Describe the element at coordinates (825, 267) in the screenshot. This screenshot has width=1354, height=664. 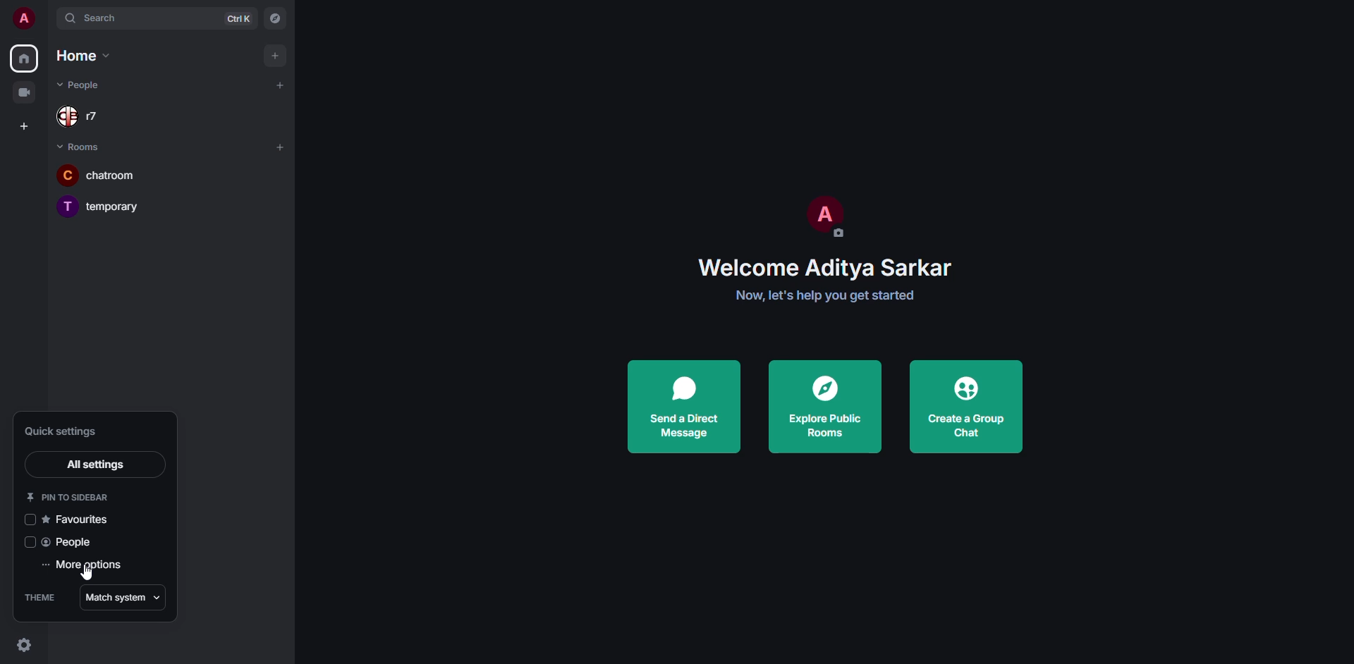
I see `welcome` at that location.